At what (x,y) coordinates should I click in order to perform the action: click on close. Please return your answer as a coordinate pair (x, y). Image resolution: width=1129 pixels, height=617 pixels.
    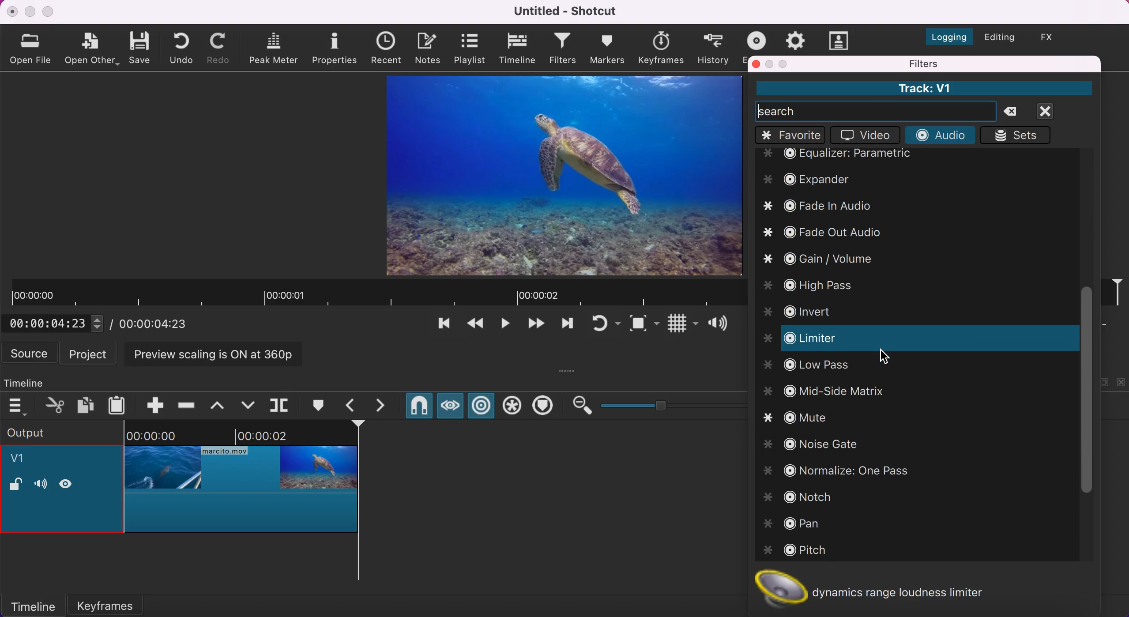
    Looking at the image, I should click on (756, 64).